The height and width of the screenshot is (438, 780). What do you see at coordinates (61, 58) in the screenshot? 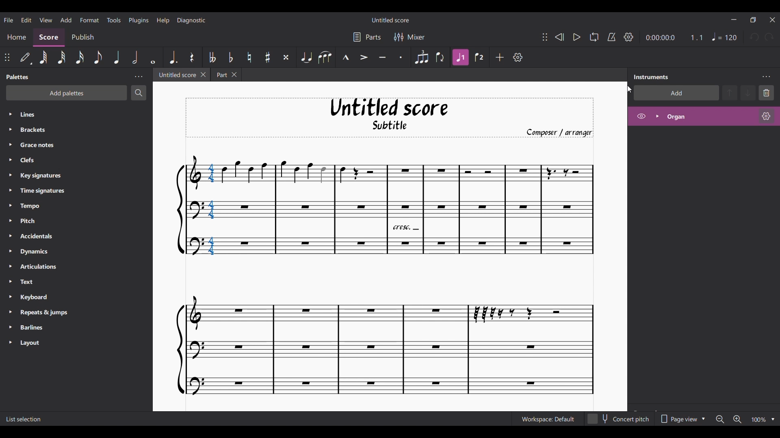
I see `32nd note` at bounding box center [61, 58].